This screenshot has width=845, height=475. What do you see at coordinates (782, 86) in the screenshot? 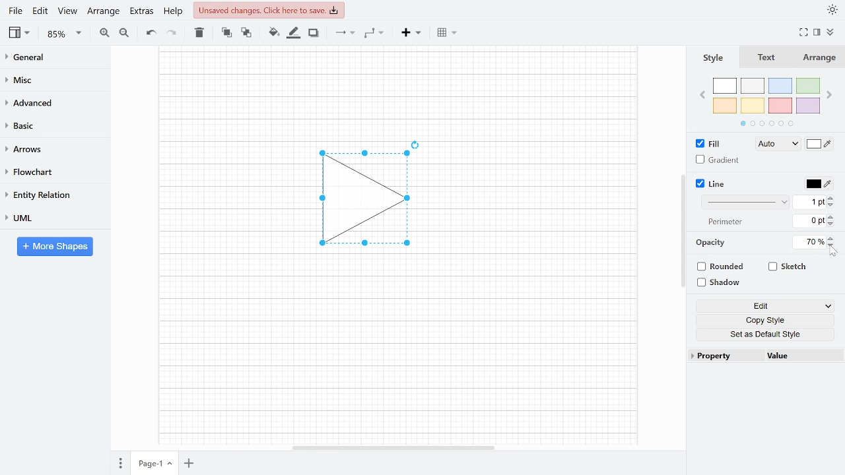
I see `blue` at bounding box center [782, 86].